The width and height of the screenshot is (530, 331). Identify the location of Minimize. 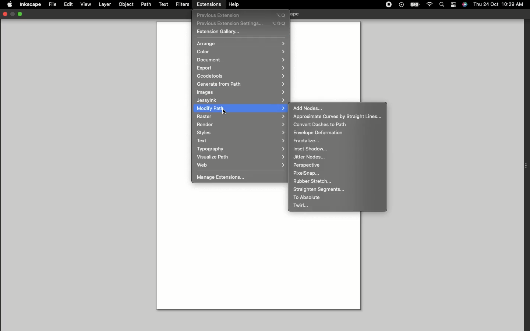
(22, 15).